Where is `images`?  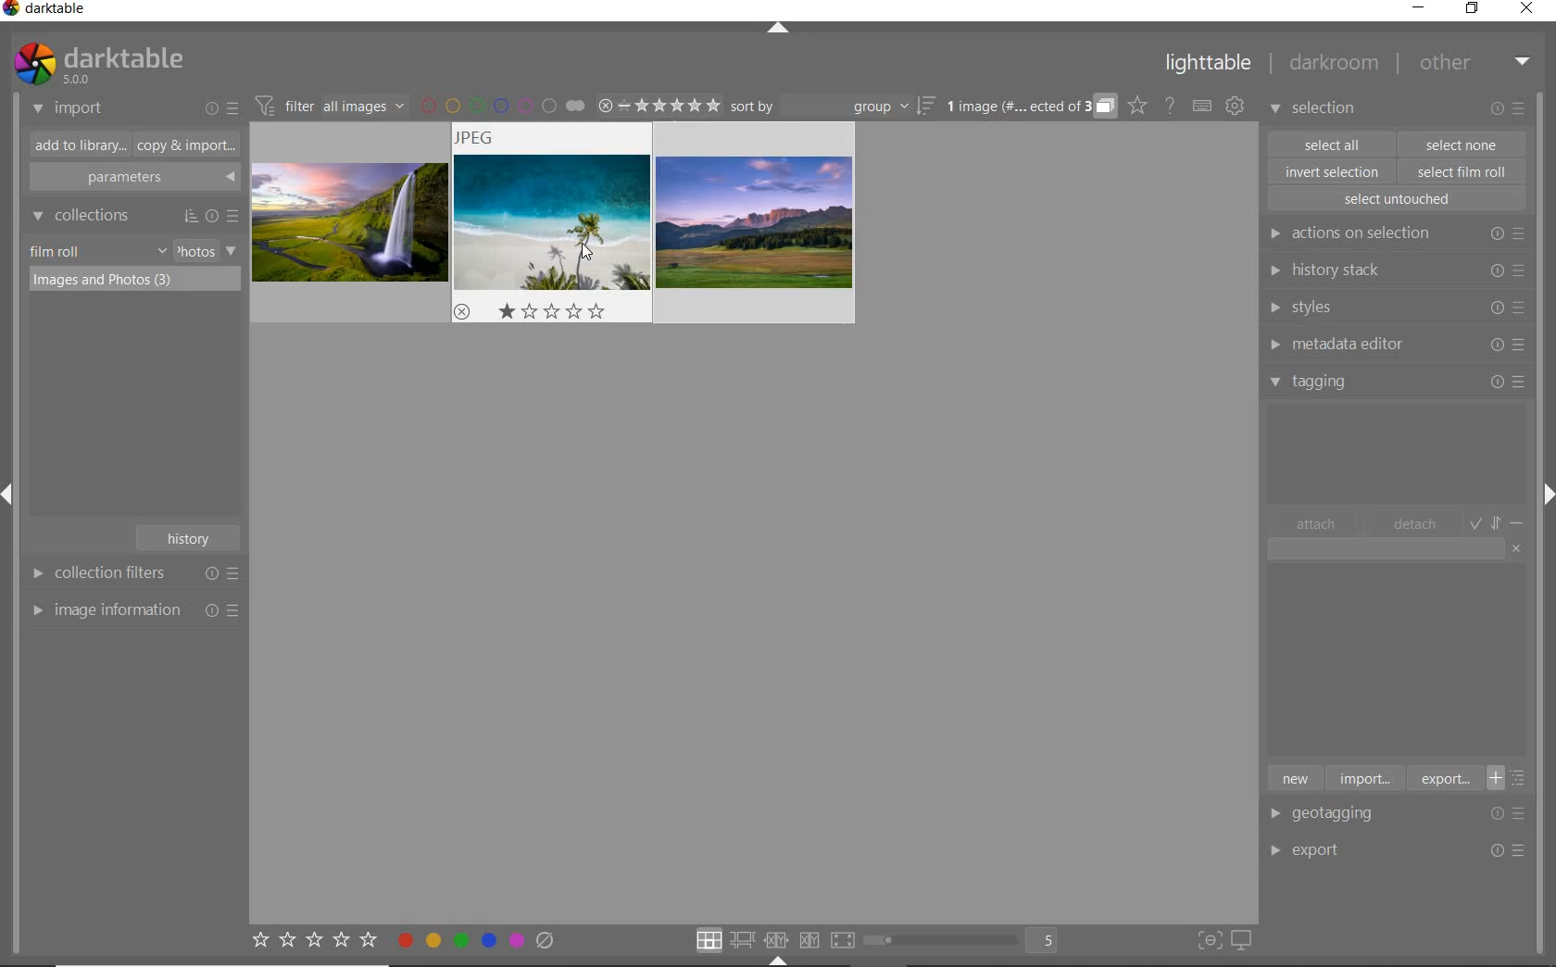
images is located at coordinates (562, 226).